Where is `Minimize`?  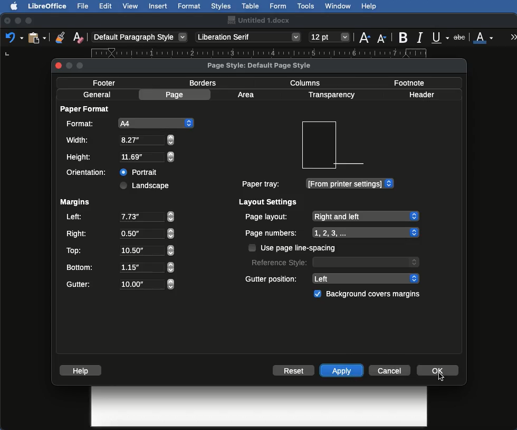
Minimize is located at coordinates (17, 21).